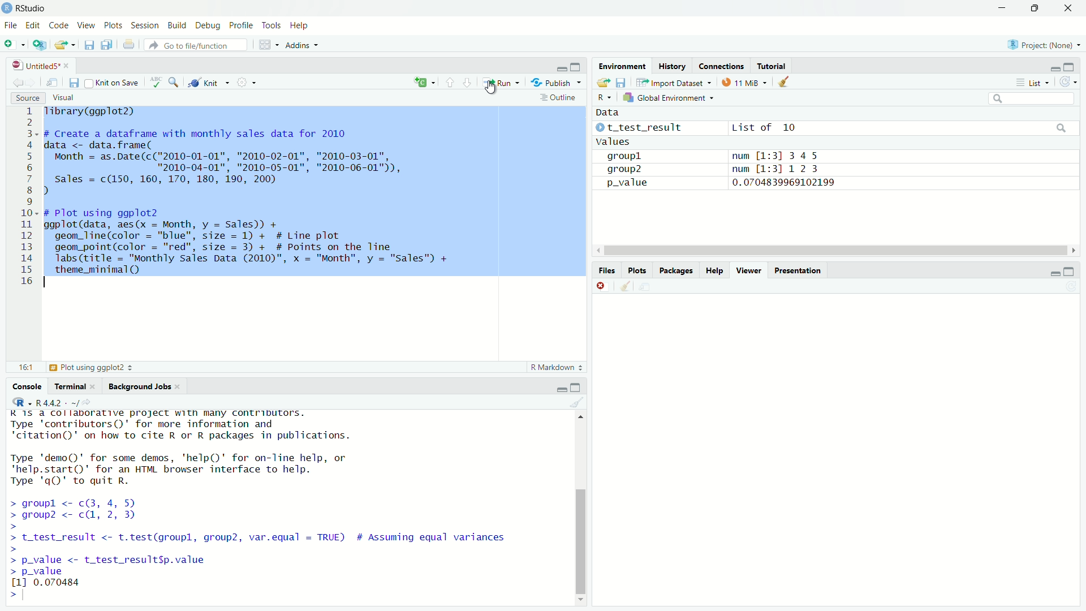 Image resolution: width=1086 pixels, height=611 pixels. What do you see at coordinates (247, 83) in the screenshot?
I see `settings` at bounding box center [247, 83].